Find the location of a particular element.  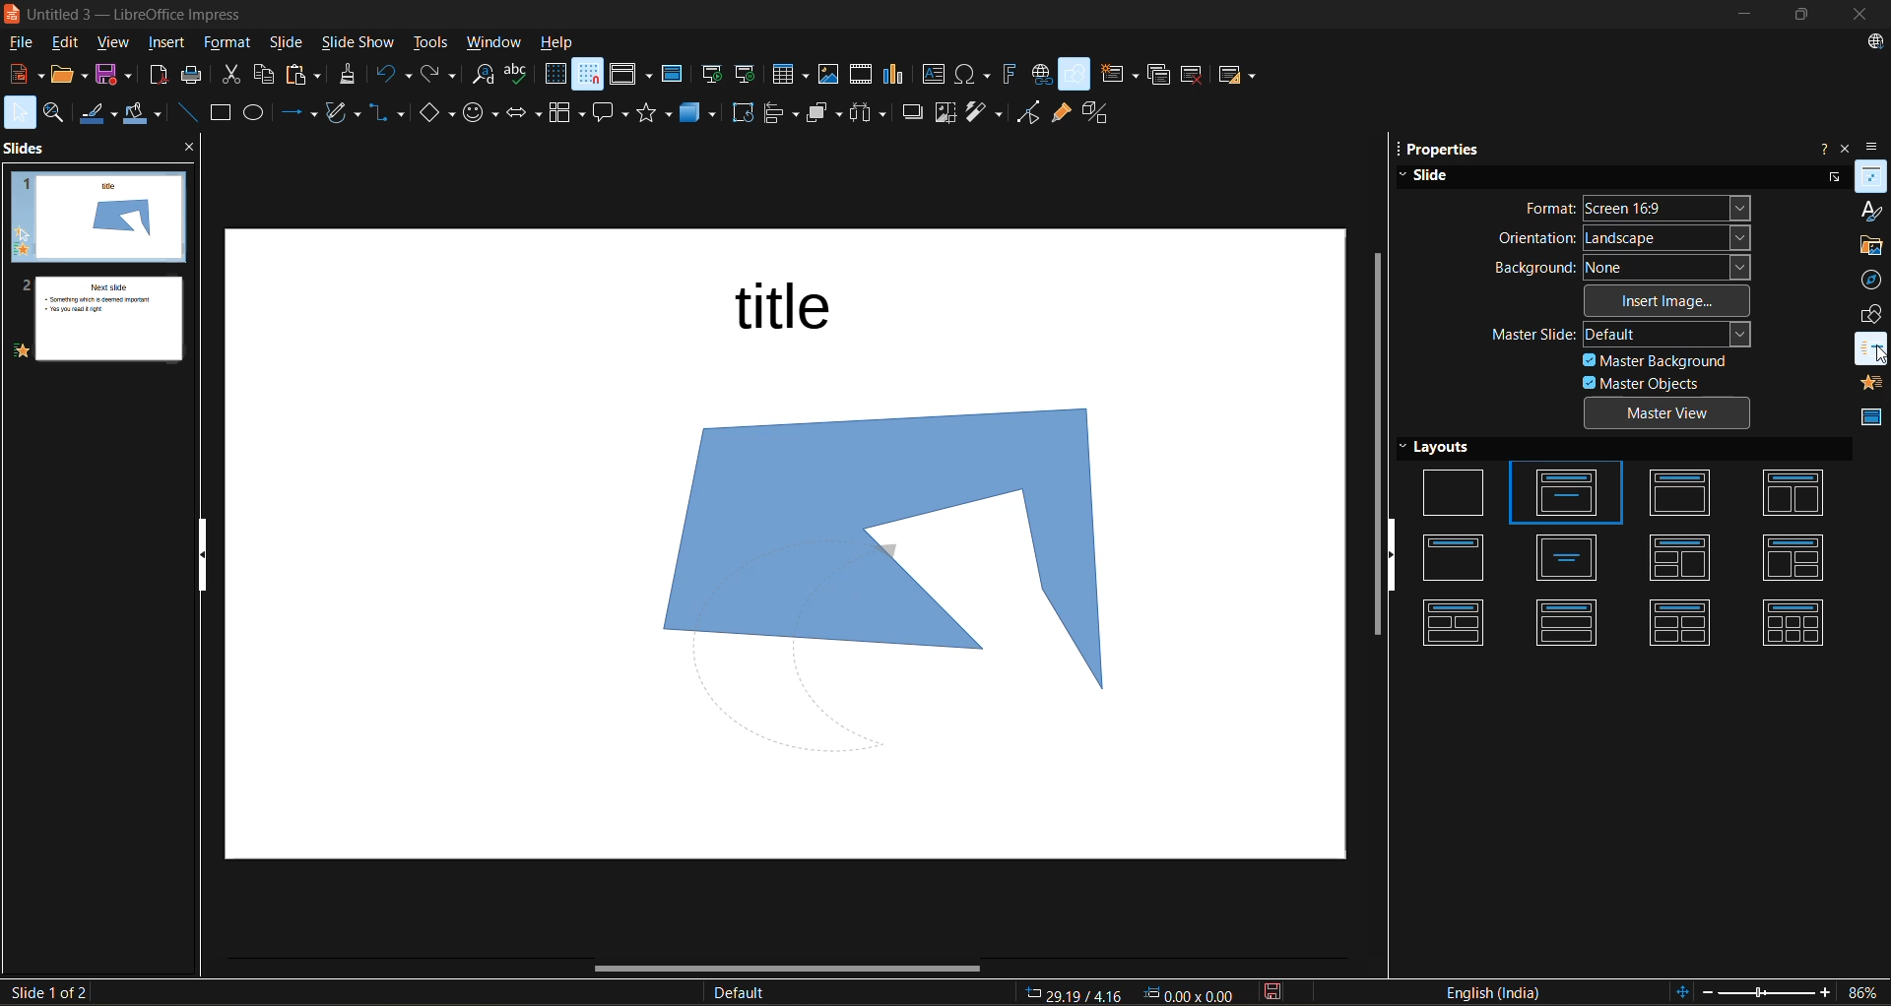

new slide is located at coordinates (1123, 75).